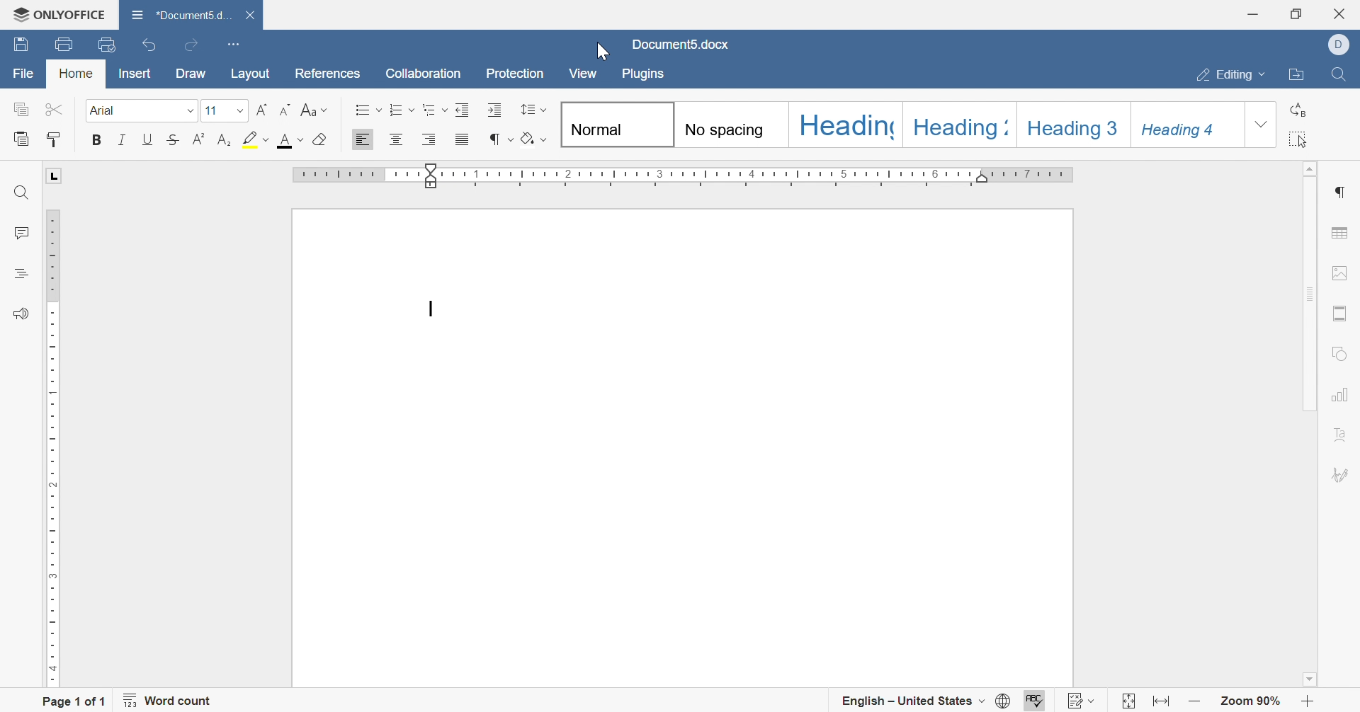  Describe the element at coordinates (914, 699) in the screenshot. I see `set text language` at that location.